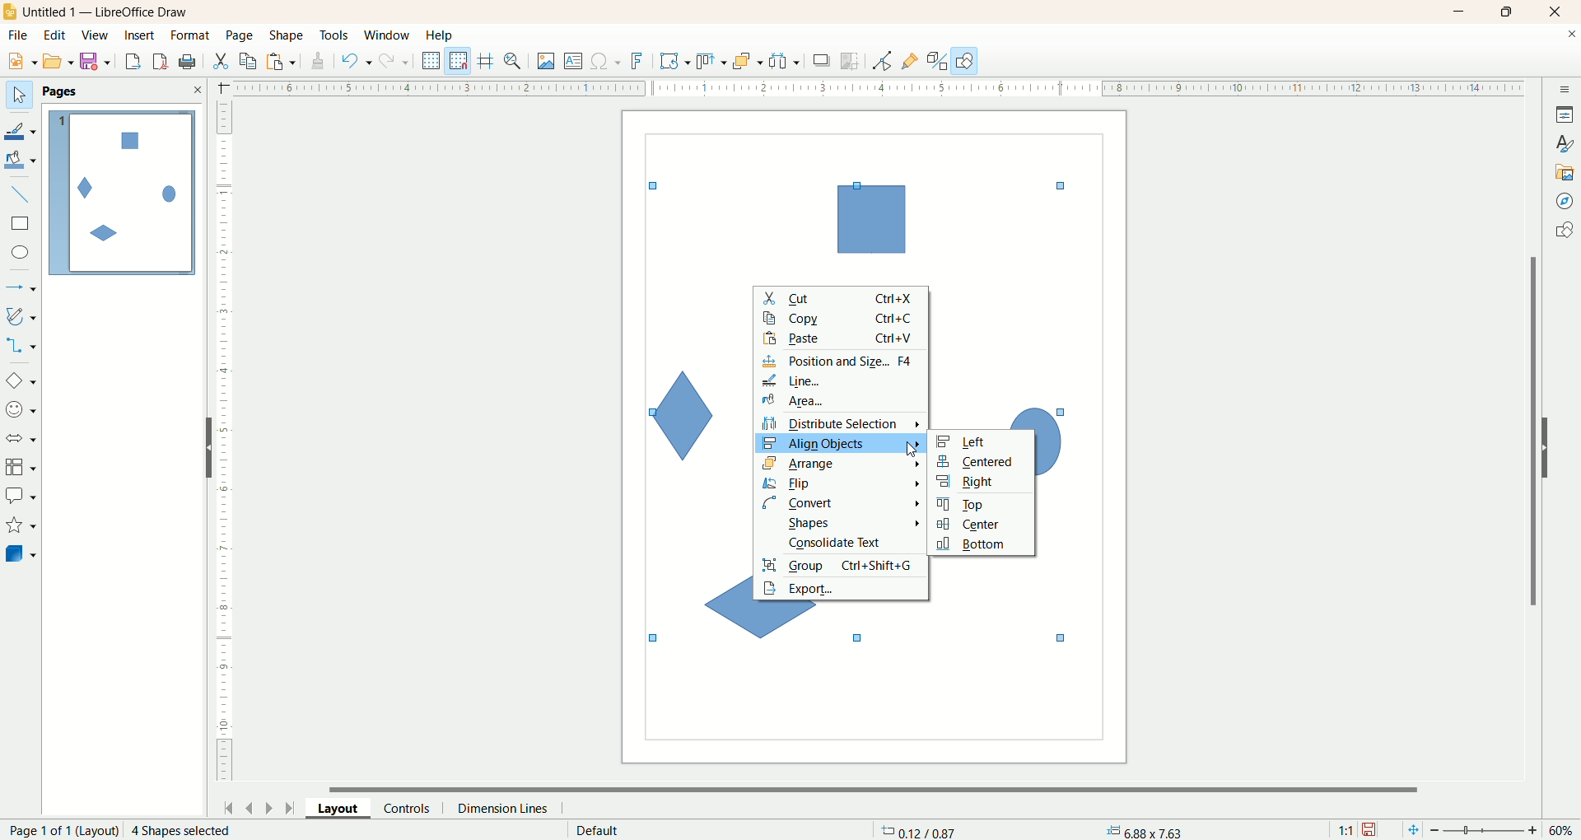 The height and width of the screenshot is (840, 1581). What do you see at coordinates (96, 35) in the screenshot?
I see `view` at bounding box center [96, 35].